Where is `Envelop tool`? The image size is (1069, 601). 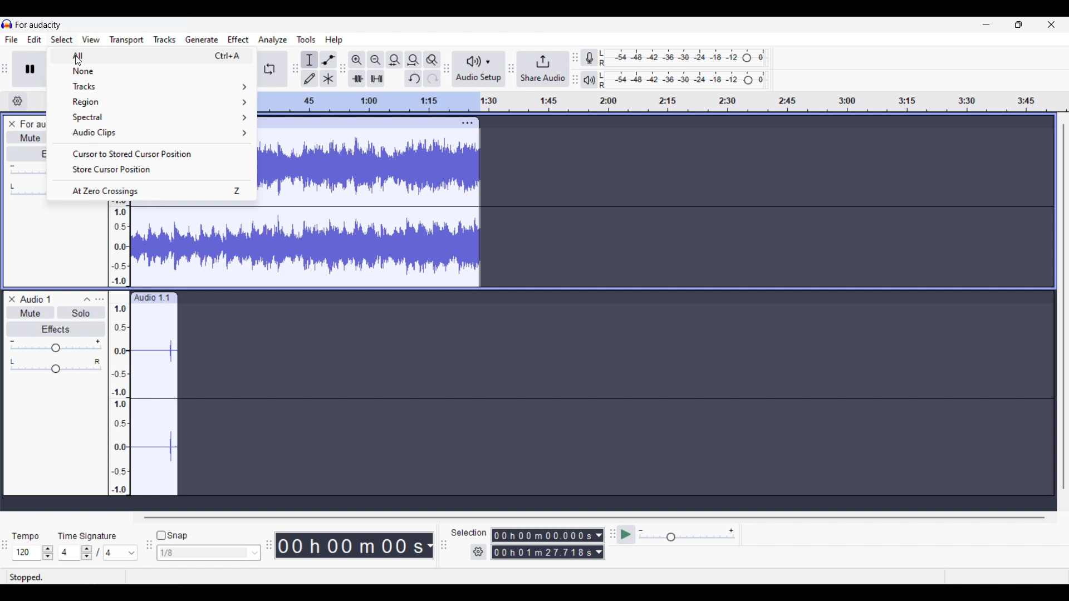
Envelop tool is located at coordinates (328, 60).